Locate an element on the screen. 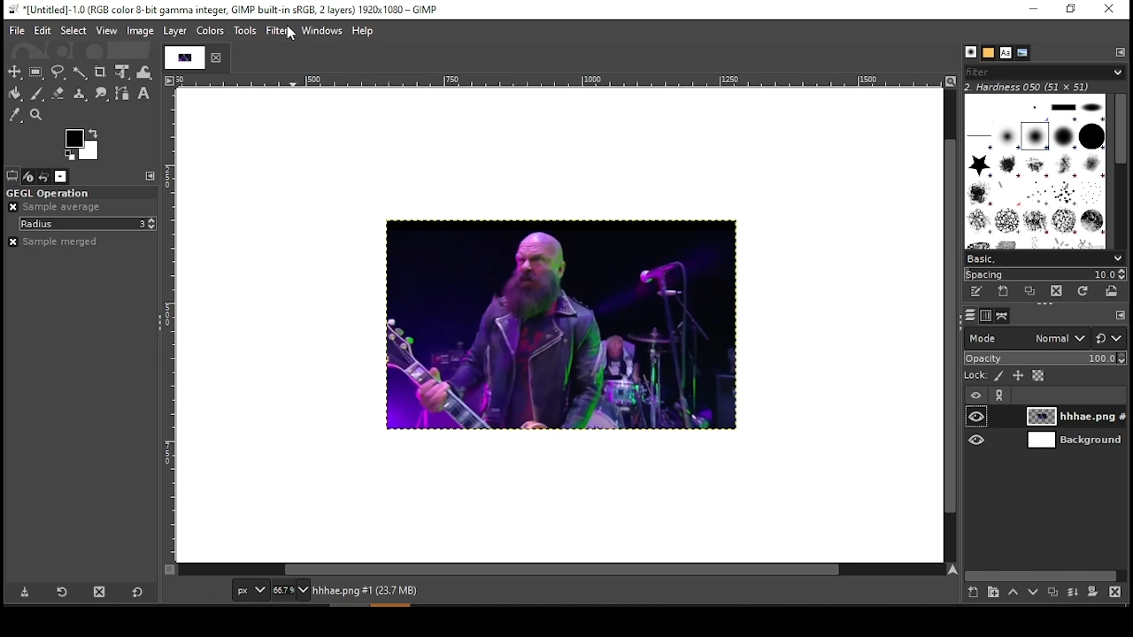 The height and width of the screenshot is (637, 1133). vertical scale is located at coordinates (169, 327).